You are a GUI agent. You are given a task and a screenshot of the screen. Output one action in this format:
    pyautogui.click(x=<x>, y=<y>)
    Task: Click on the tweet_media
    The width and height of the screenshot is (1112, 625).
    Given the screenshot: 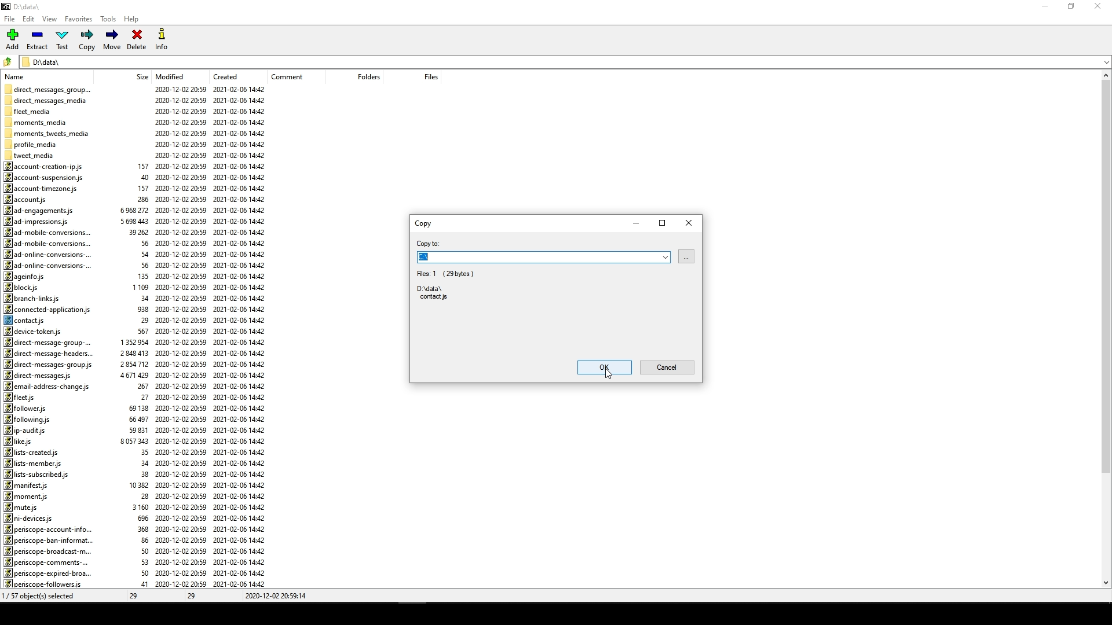 What is the action you would take?
    pyautogui.click(x=36, y=155)
    